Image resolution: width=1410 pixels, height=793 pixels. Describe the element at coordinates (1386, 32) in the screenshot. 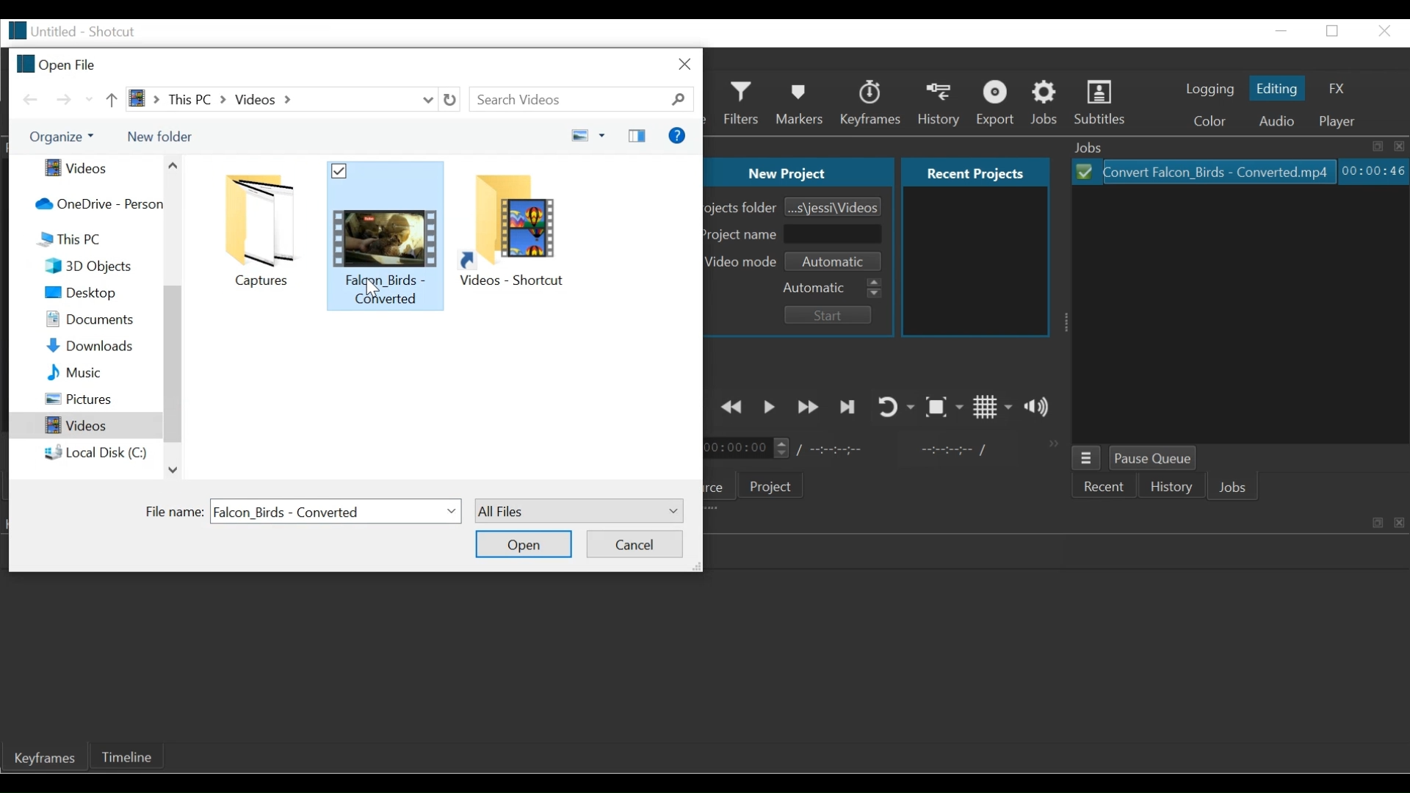

I see `close` at that location.